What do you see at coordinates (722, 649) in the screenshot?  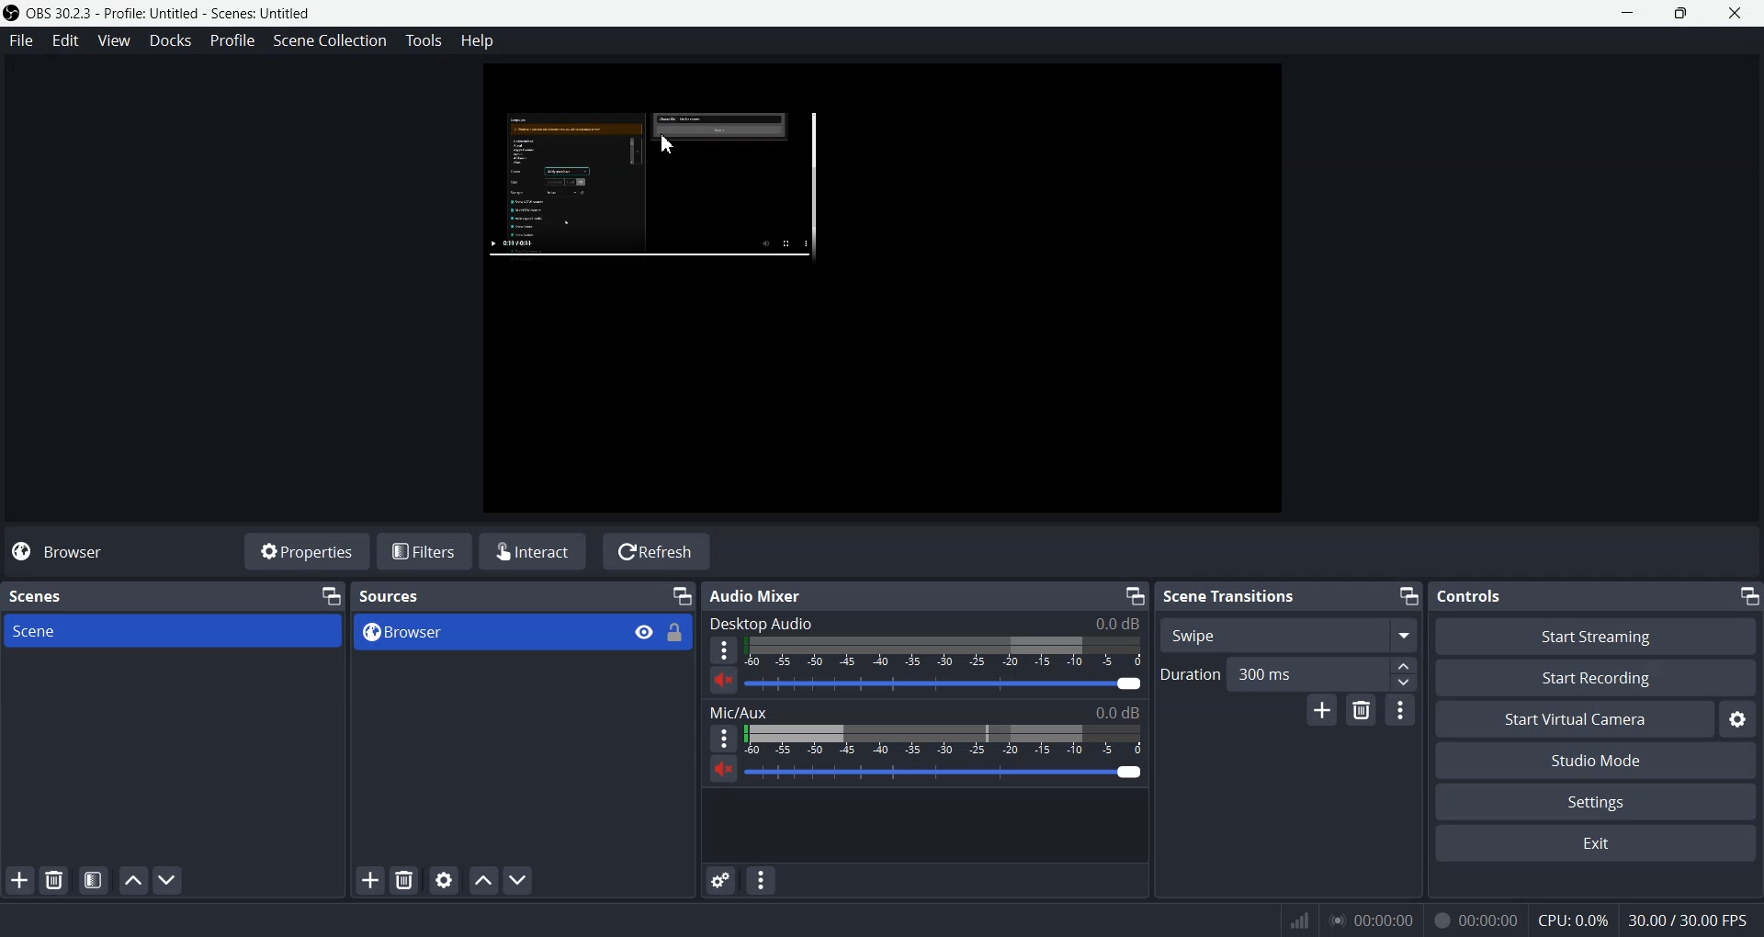 I see `More` at bounding box center [722, 649].